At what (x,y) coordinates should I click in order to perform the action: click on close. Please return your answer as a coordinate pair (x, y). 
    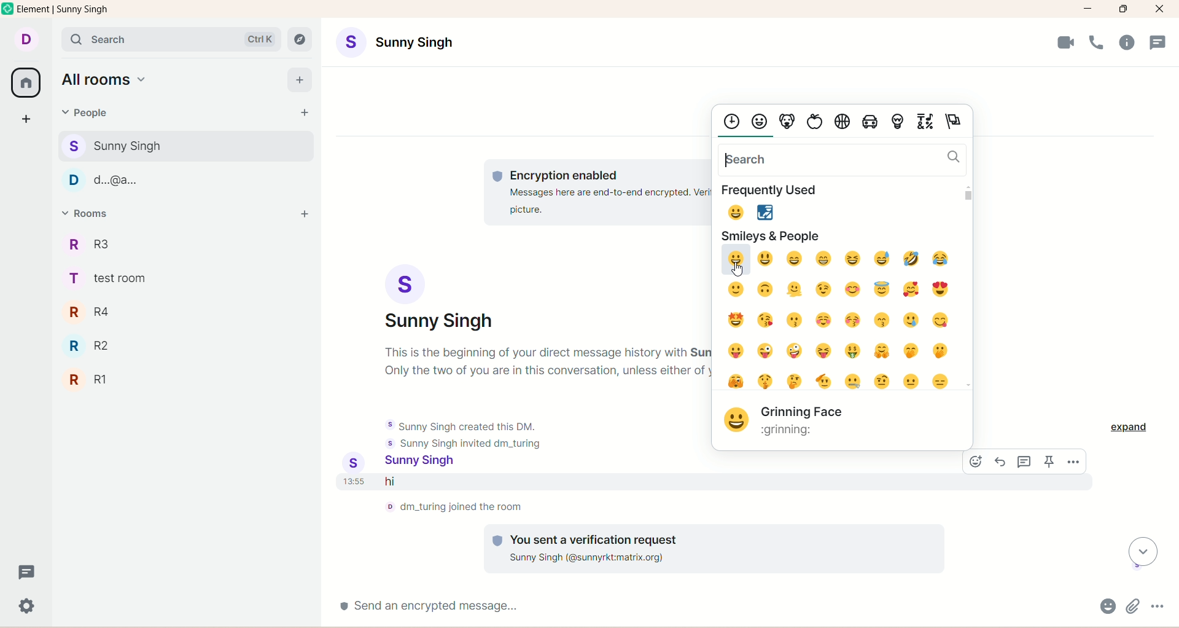
    Looking at the image, I should click on (1160, 9).